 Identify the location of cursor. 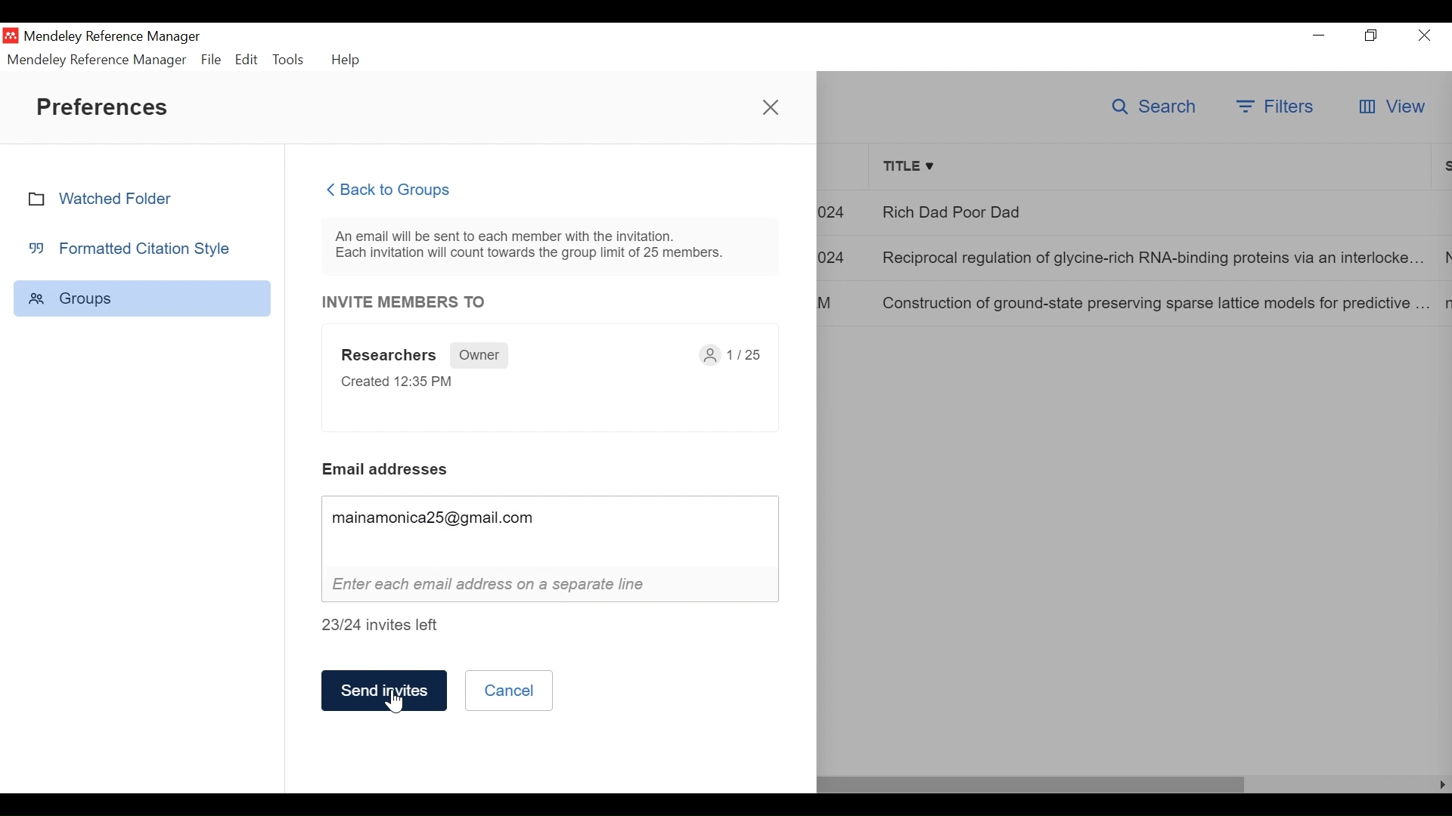
(396, 703).